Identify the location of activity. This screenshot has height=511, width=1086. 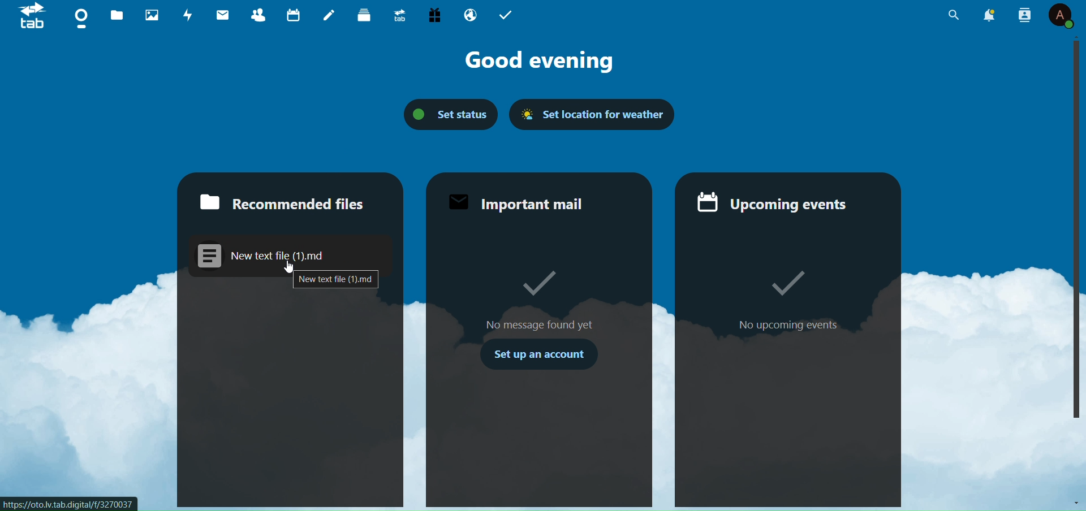
(185, 15).